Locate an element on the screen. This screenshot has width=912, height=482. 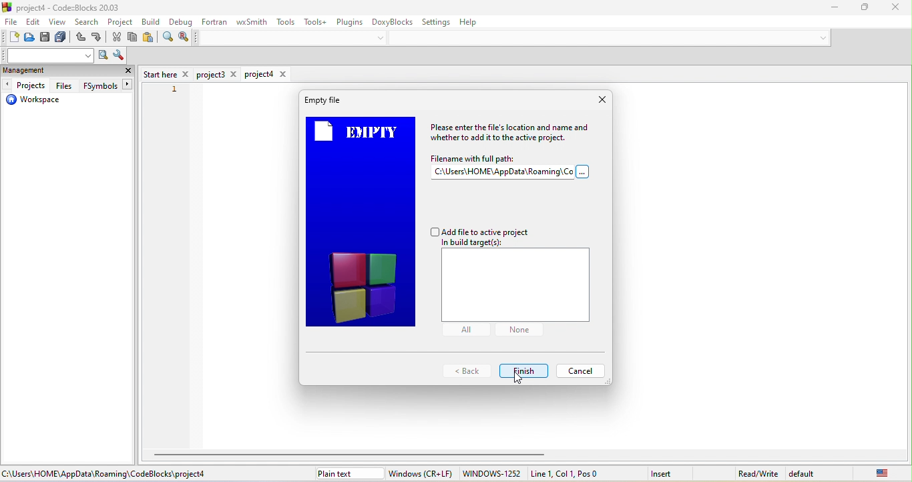
save everything is located at coordinates (63, 39).